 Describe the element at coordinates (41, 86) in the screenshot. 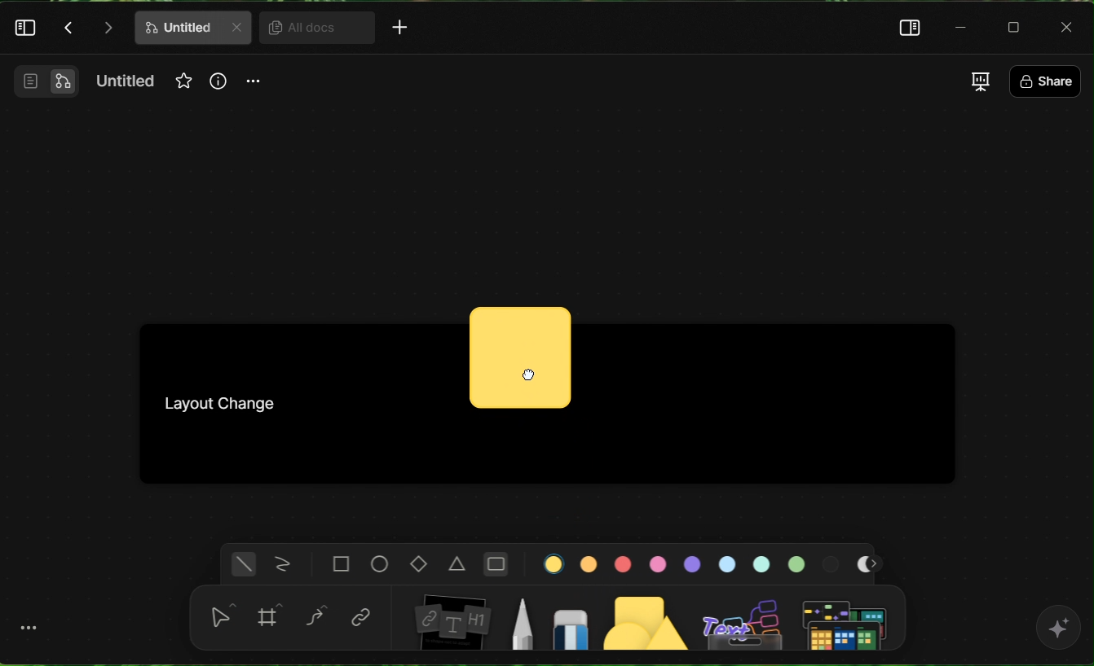

I see `Switch` at that location.